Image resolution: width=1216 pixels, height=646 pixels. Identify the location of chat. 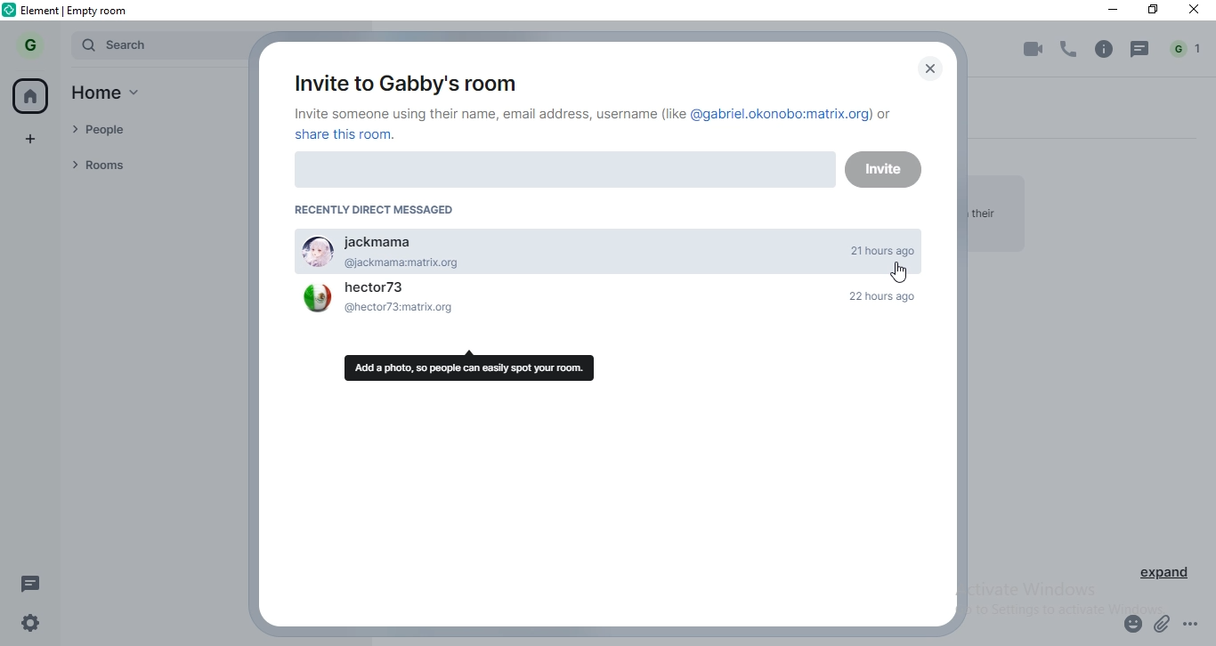
(1141, 50).